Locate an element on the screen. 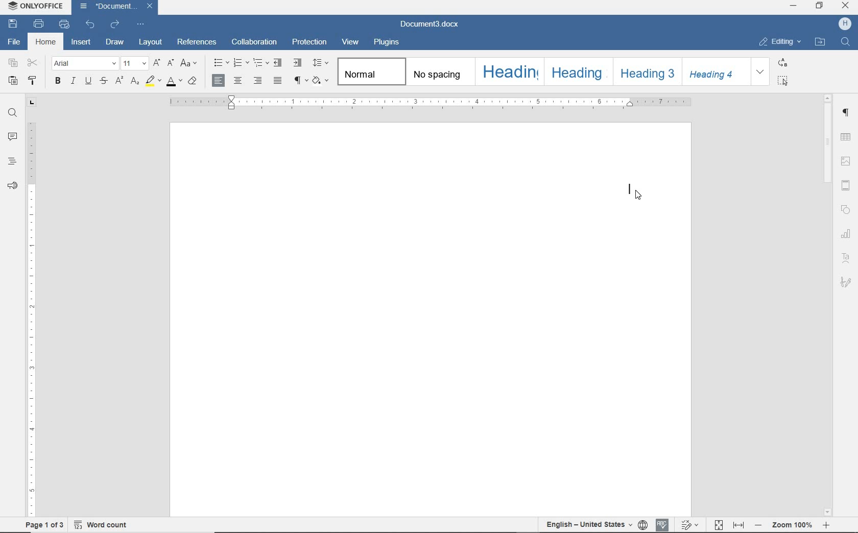 Image resolution: width=858 pixels, height=533 pixels. PROTECTION is located at coordinates (309, 42).